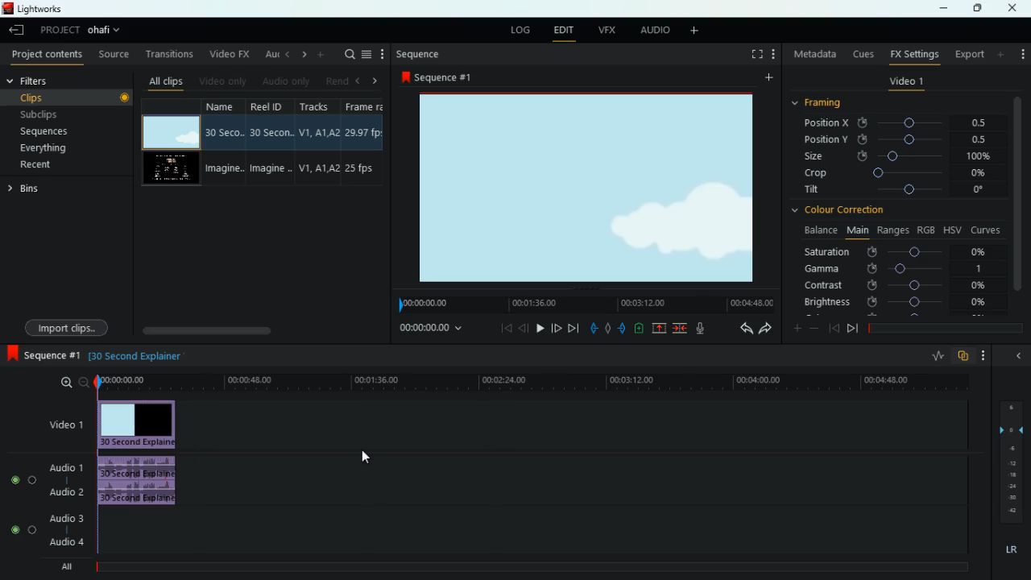 The height and width of the screenshot is (580, 1031). Describe the element at coordinates (622, 329) in the screenshot. I see `push` at that location.